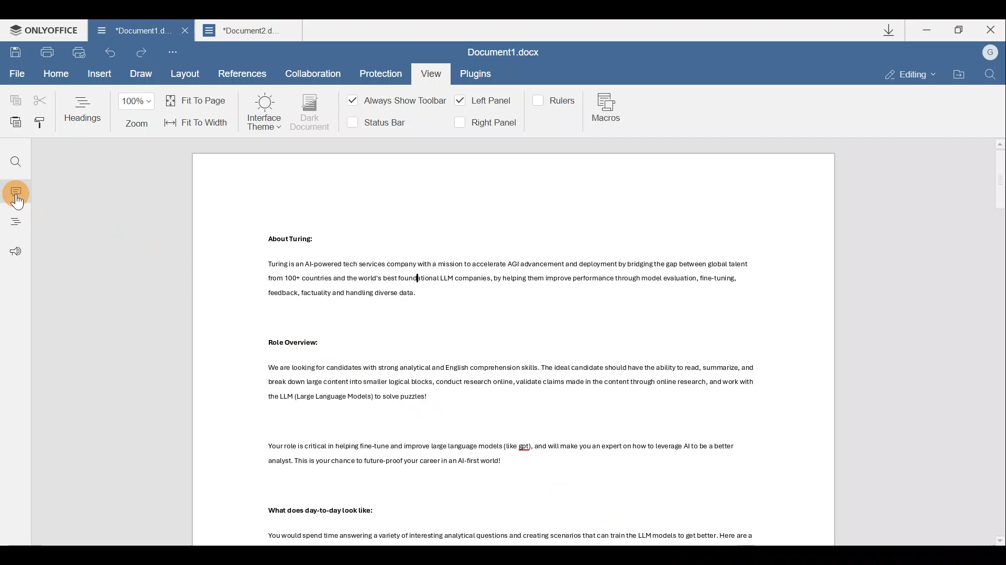  What do you see at coordinates (18, 189) in the screenshot?
I see `Comment` at bounding box center [18, 189].